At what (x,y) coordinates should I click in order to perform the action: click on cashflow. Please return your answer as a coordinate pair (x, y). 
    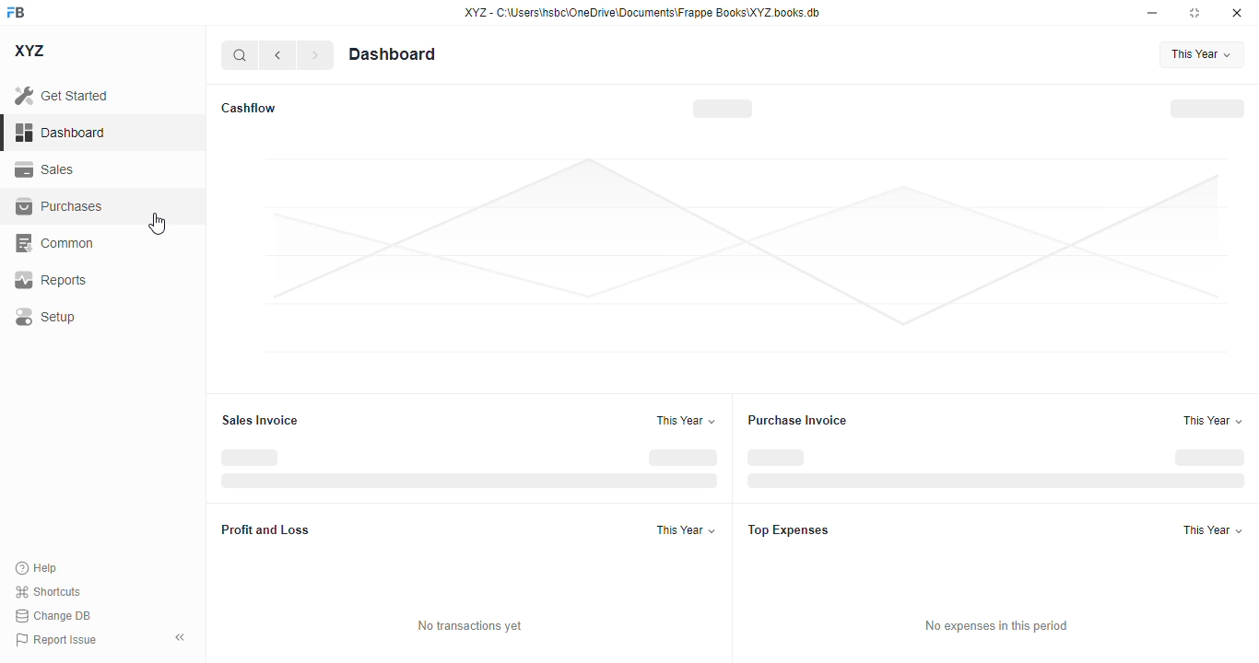
    Looking at the image, I should click on (248, 108).